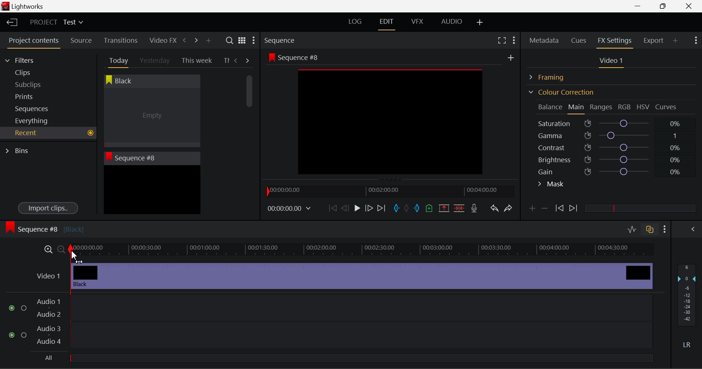  What do you see at coordinates (381, 208) in the screenshot?
I see `To End` at bounding box center [381, 208].